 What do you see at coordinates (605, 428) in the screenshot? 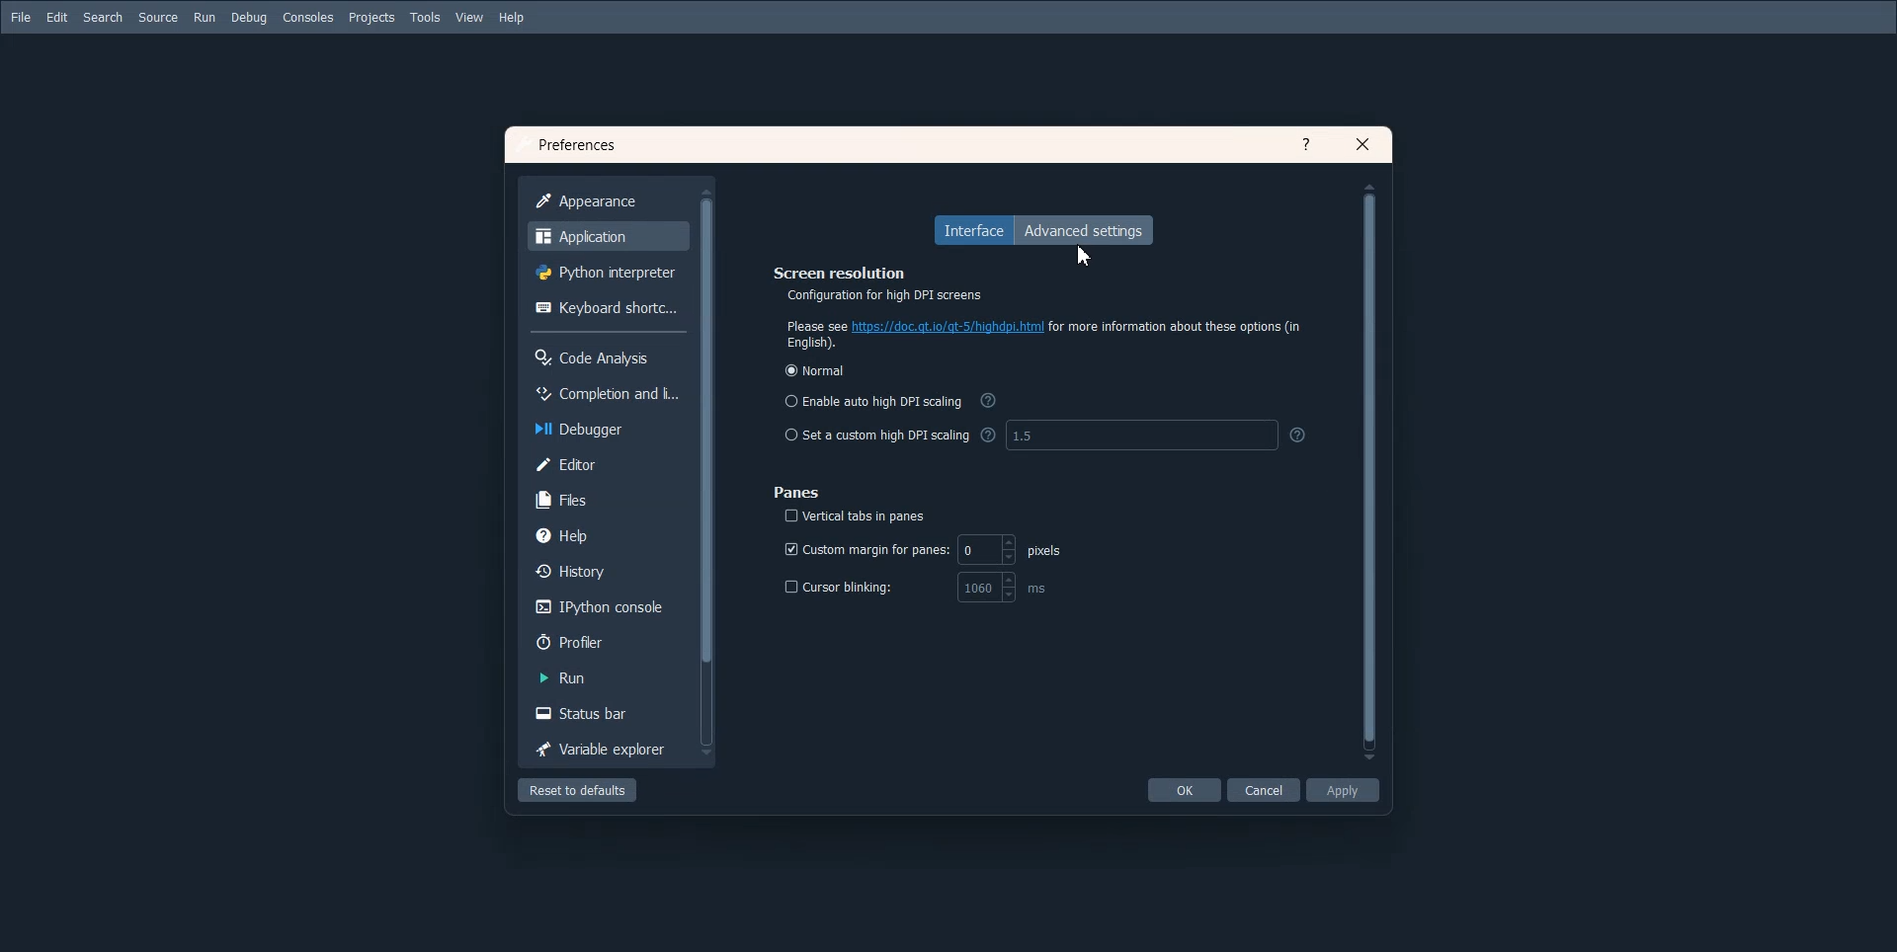
I see `Debugger` at bounding box center [605, 428].